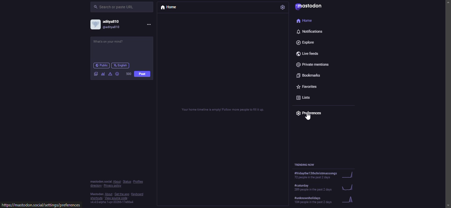 This screenshot has width=451, height=208. I want to click on explore, so click(306, 42).